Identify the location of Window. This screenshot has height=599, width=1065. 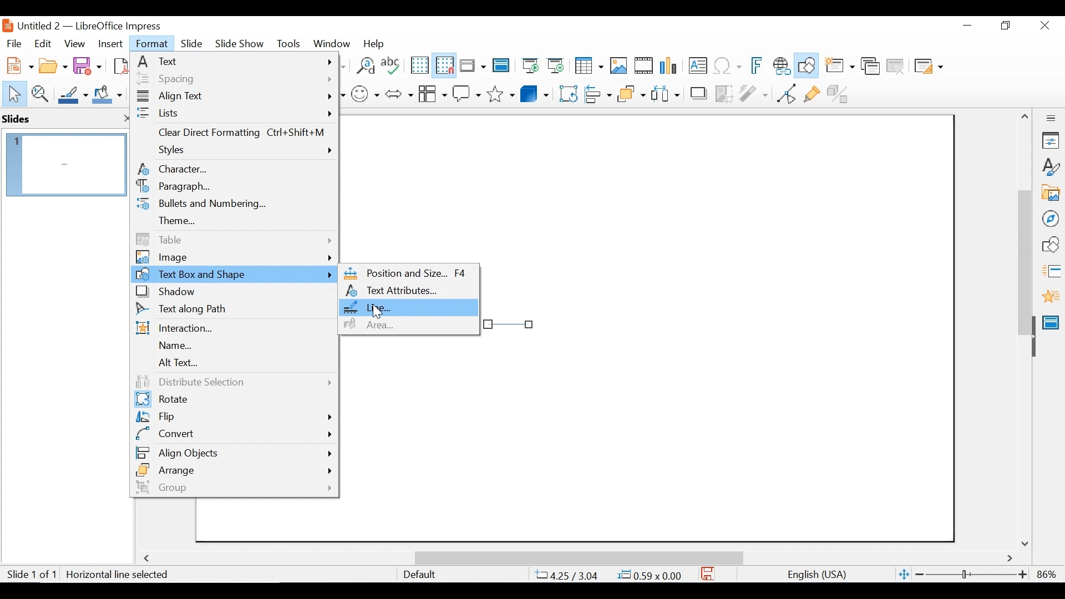
(332, 43).